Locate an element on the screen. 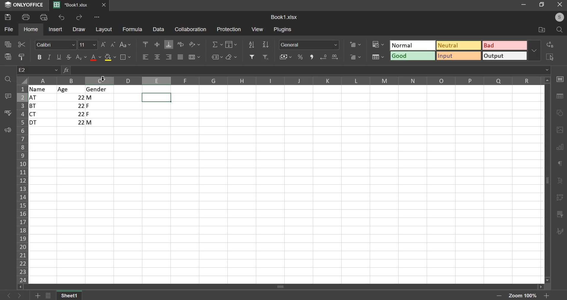 The width and height of the screenshot is (567, 300). increase decimal is located at coordinates (334, 57).